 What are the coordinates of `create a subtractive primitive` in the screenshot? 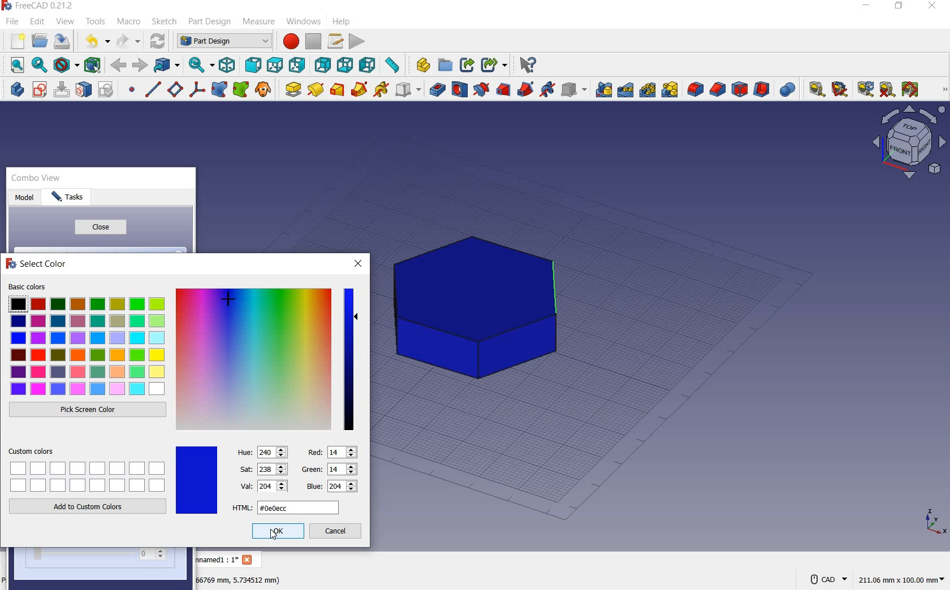 It's located at (574, 89).